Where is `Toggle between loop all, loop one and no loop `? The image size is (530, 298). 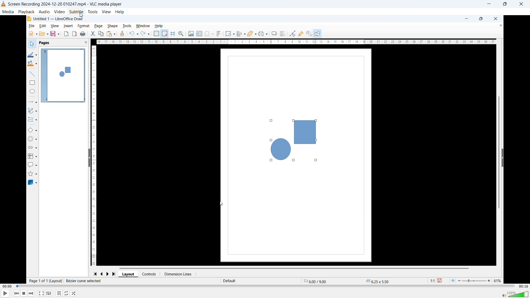 Toggle between loop all, loop one and no loop  is located at coordinates (67, 293).